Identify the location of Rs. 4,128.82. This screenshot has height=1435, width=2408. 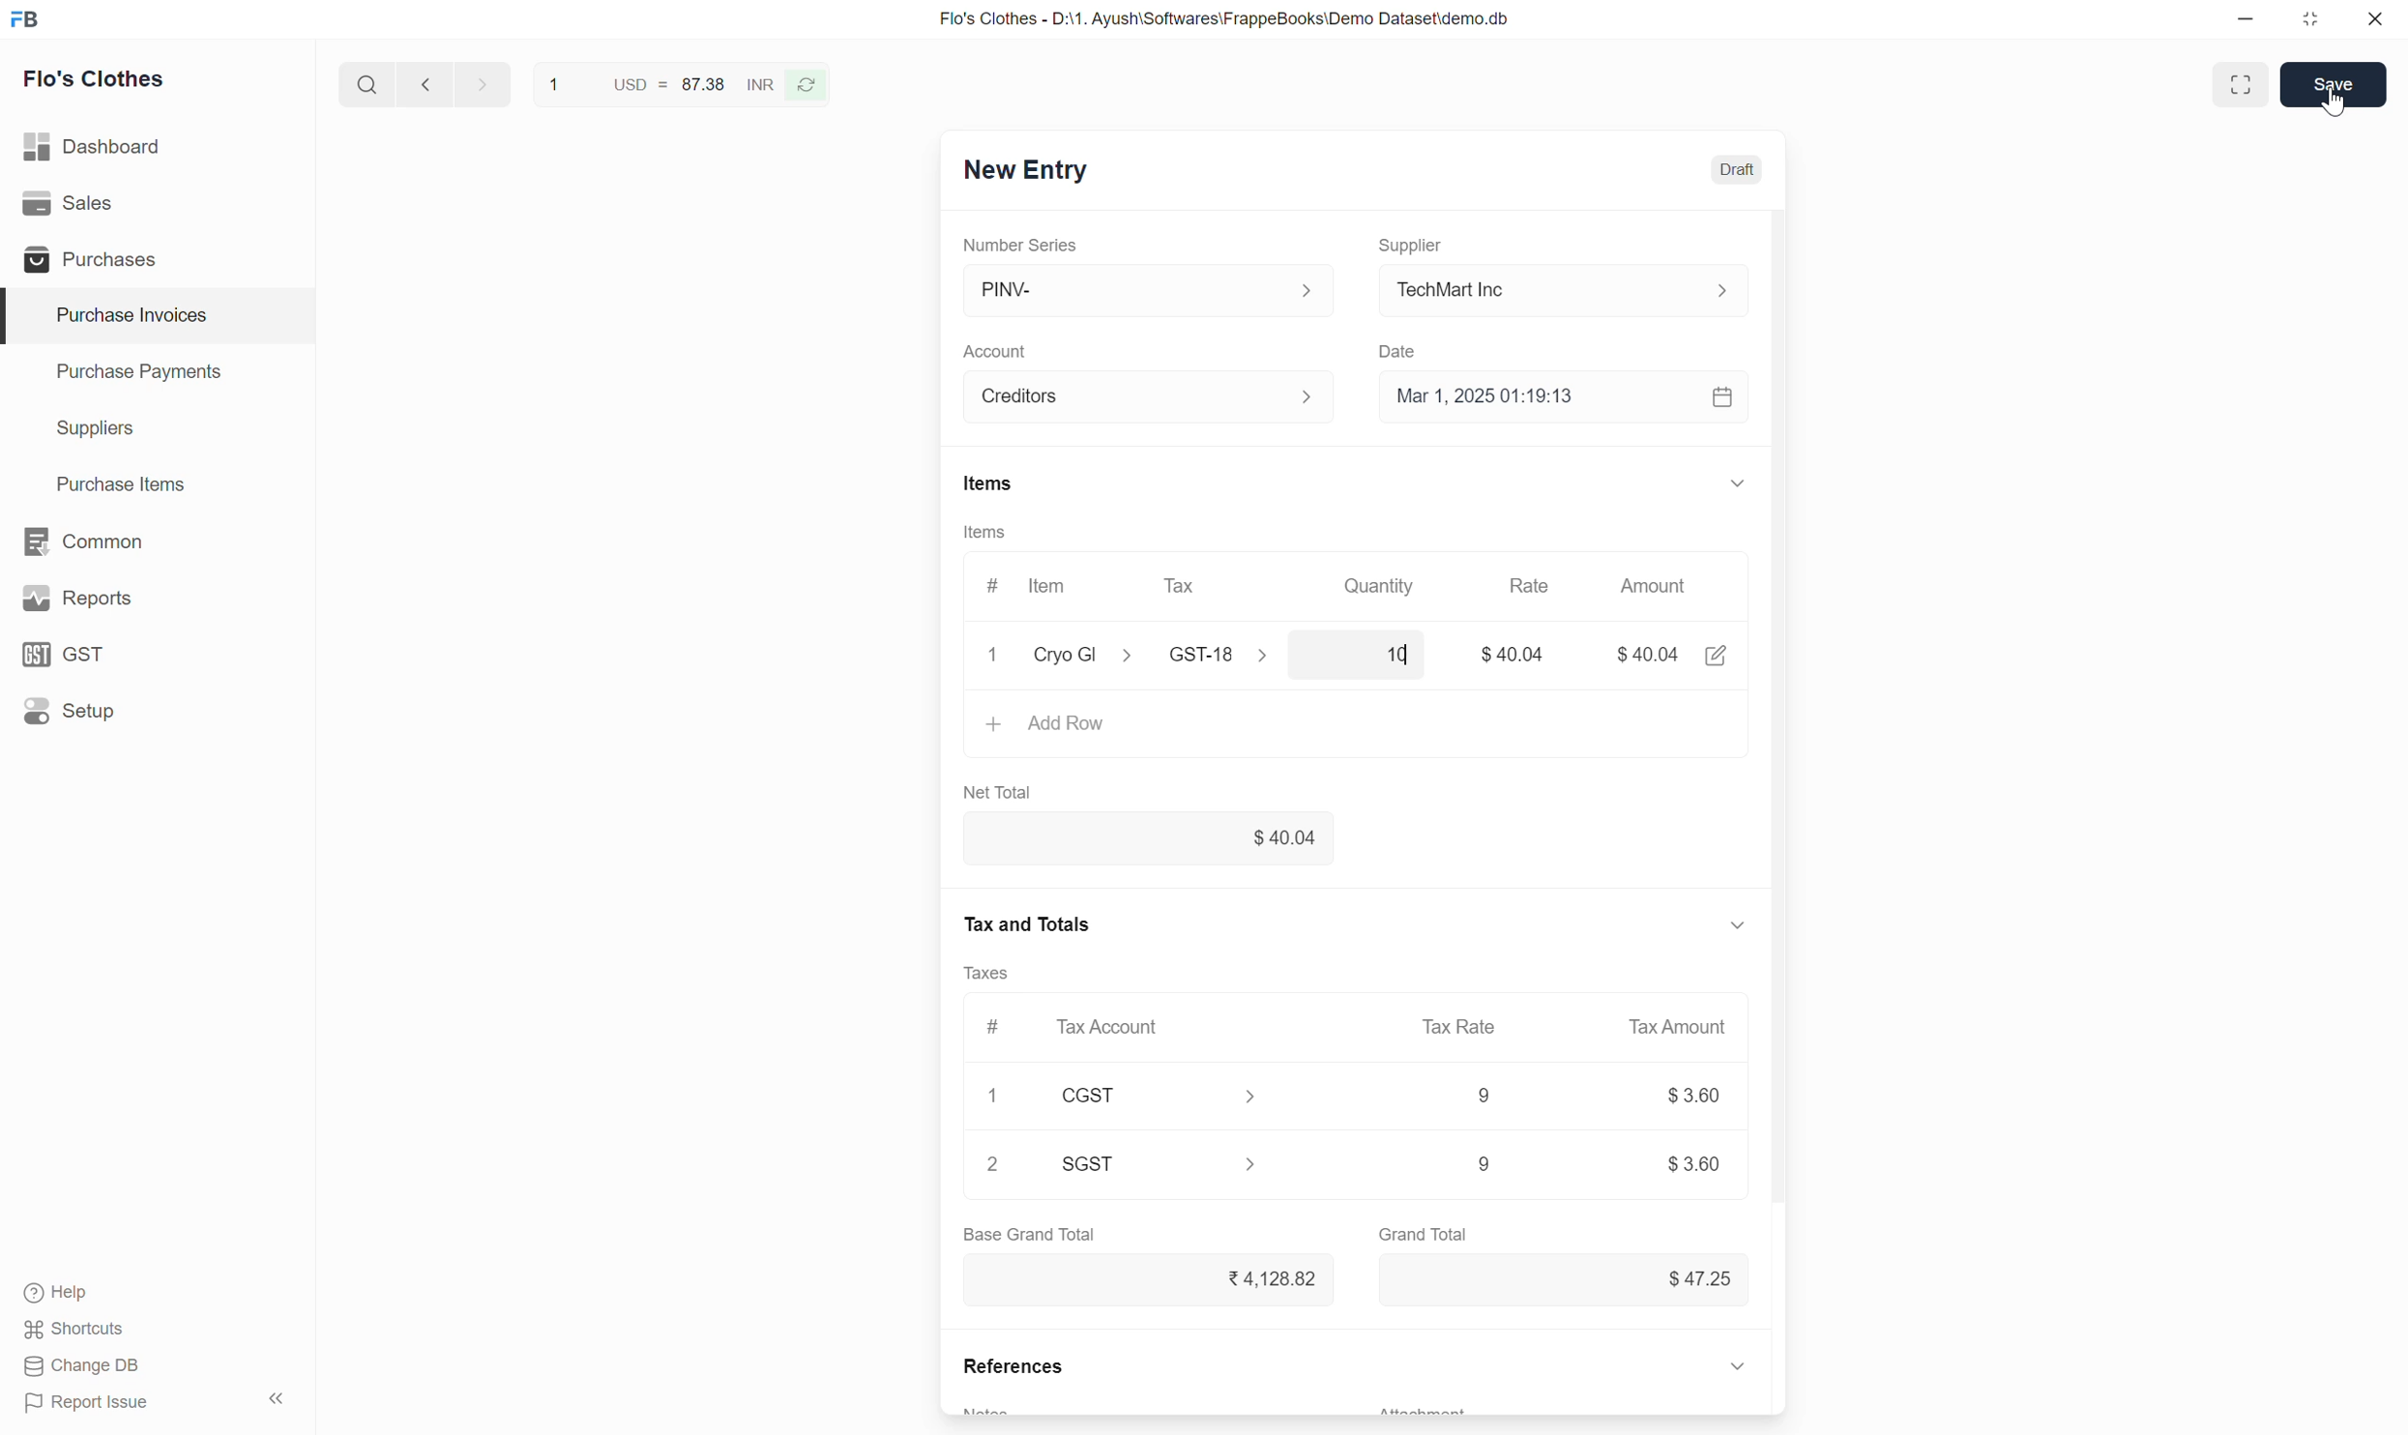
(1263, 1276).